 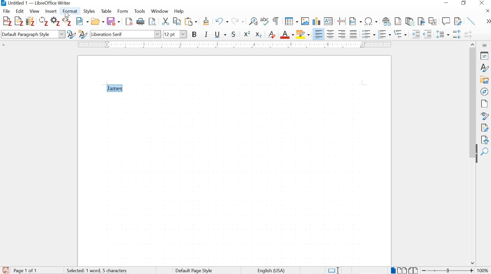 I want to click on insert table, so click(x=291, y=21).